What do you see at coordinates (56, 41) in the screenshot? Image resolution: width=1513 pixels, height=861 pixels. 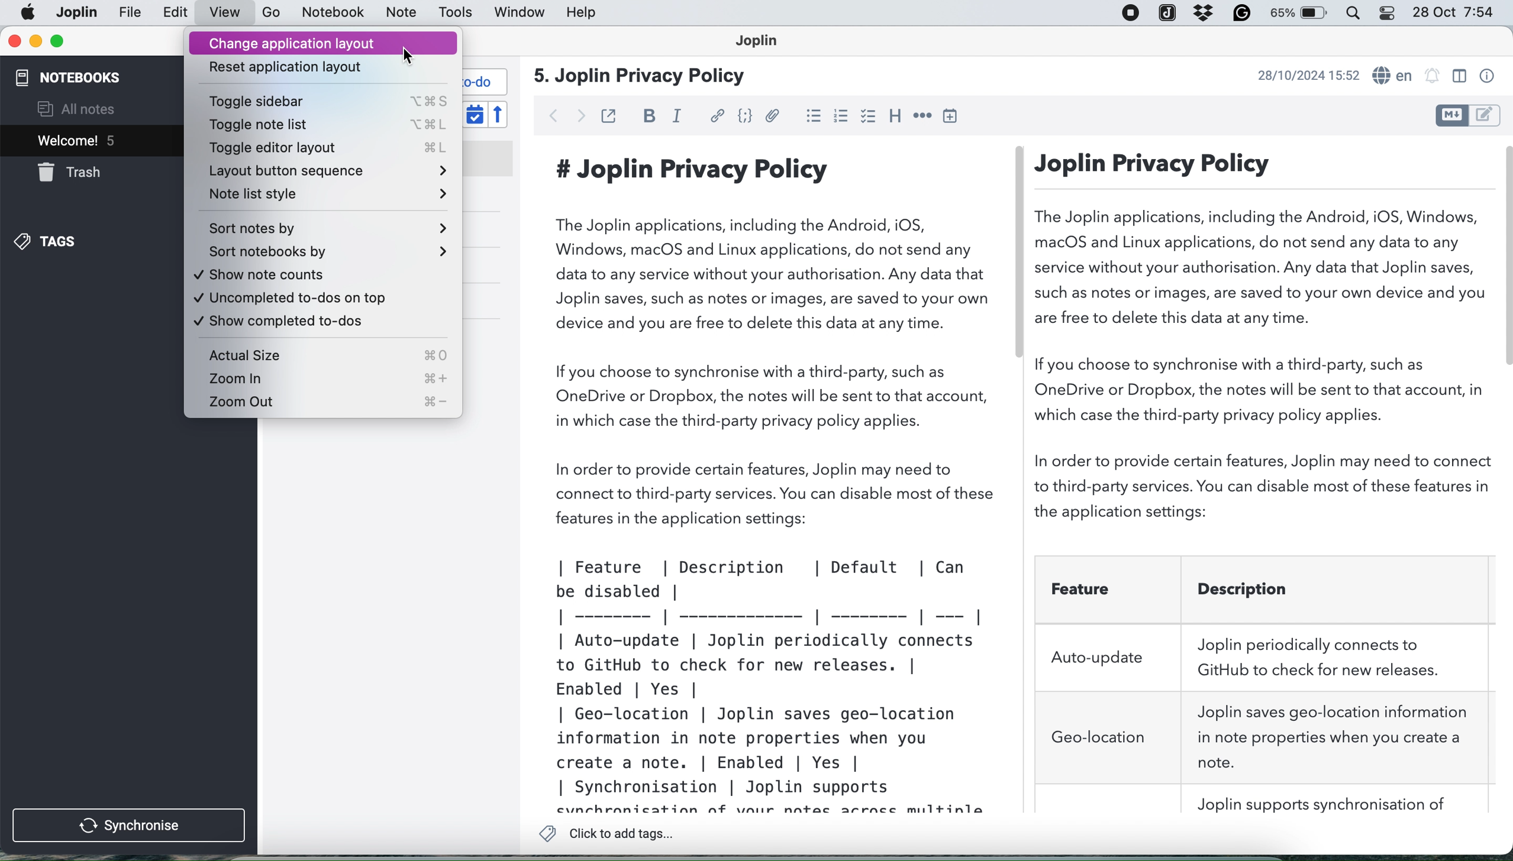 I see `maximise` at bounding box center [56, 41].